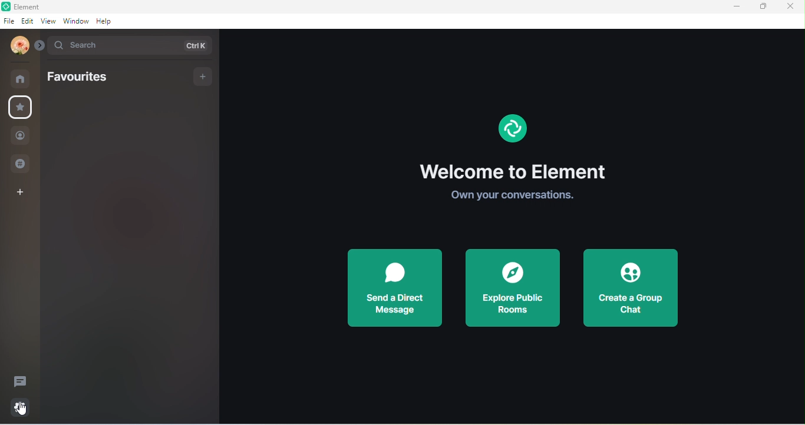 The height and width of the screenshot is (425, 805). What do you see at coordinates (509, 196) in the screenshot?
I see `Own your conversations.` at bounding box center [509, 196].